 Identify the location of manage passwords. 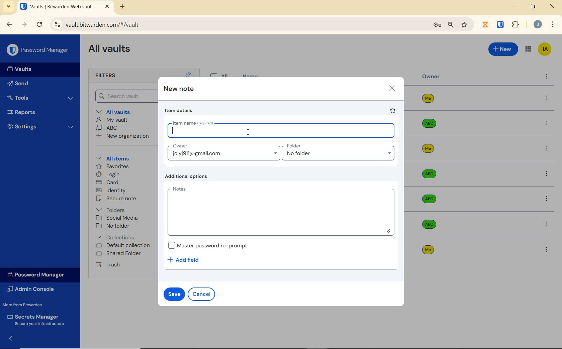
(437, 25).